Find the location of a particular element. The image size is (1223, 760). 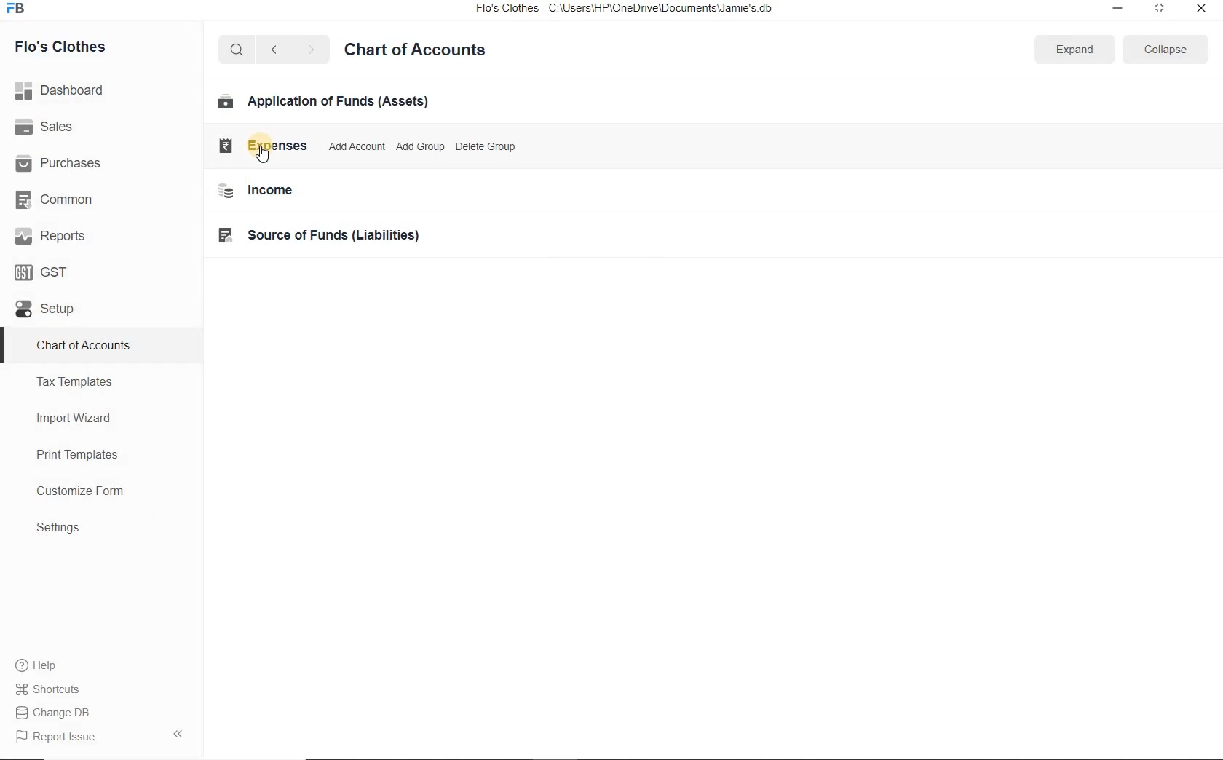

 Help is located at coordinates (44, 665).